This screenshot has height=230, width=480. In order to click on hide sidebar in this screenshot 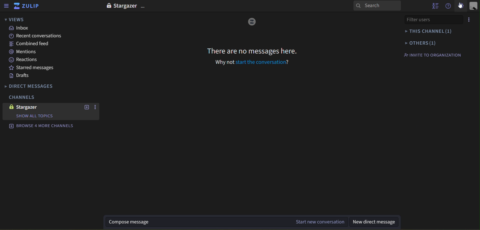, I will do `click(7, 6)`.